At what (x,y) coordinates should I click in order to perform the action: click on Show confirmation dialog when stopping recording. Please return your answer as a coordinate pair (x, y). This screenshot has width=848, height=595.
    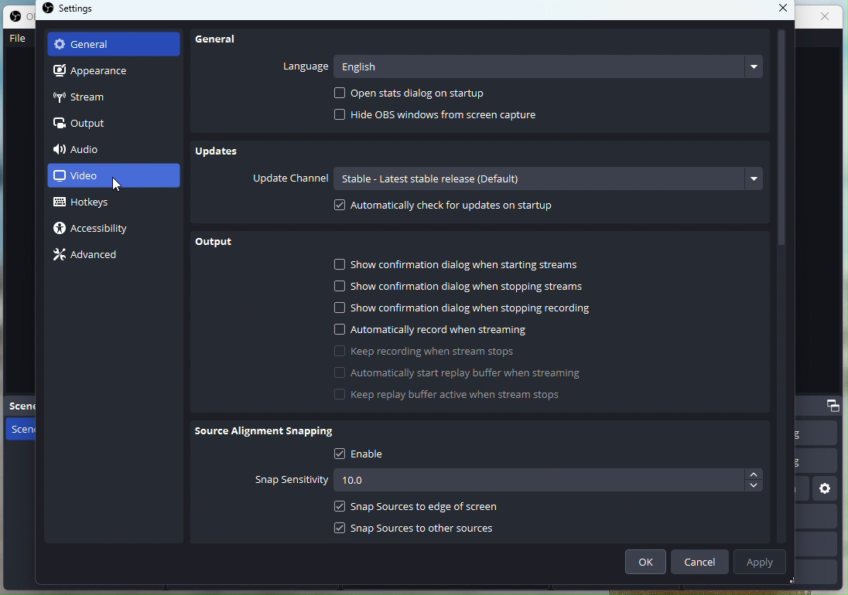
    Looking at the image, I should click on (464, 308).